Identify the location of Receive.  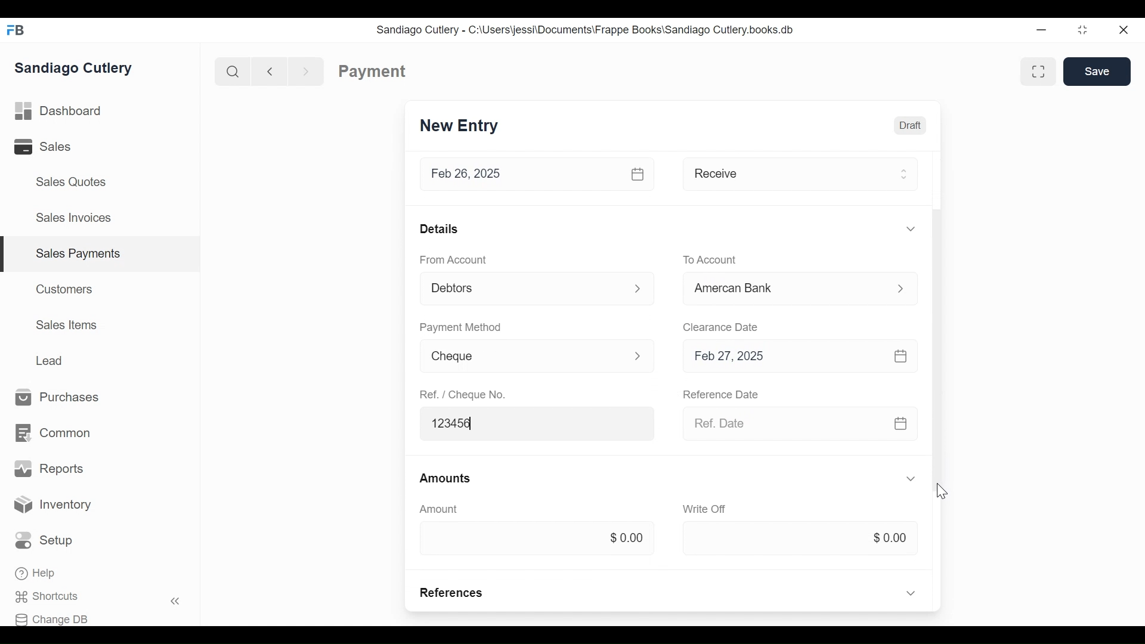
(782, 173).